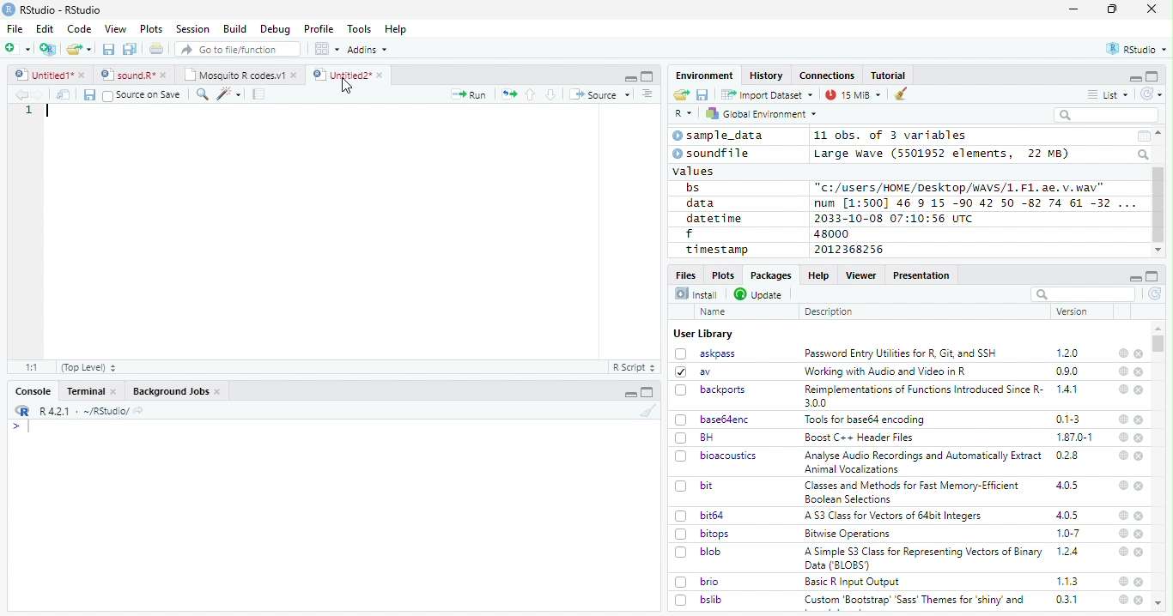 The image size is (1173, 616). What do you see at coordinates (922, 396) in the screenshot?
I see `Reimplementations of Functions Introduced Since R-
300` at bounding box center [922, 396].